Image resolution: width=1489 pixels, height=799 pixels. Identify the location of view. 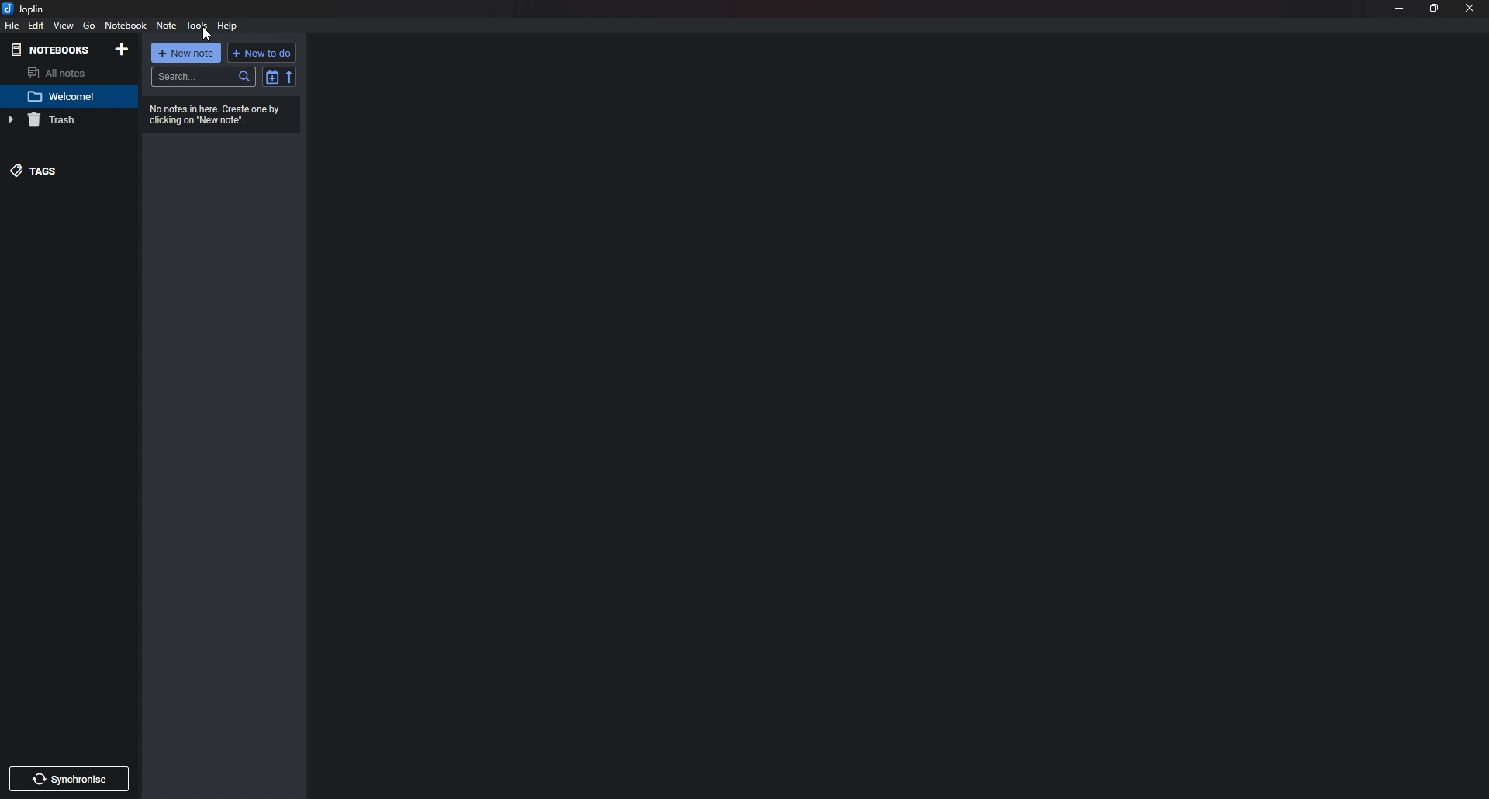
(64, 27).